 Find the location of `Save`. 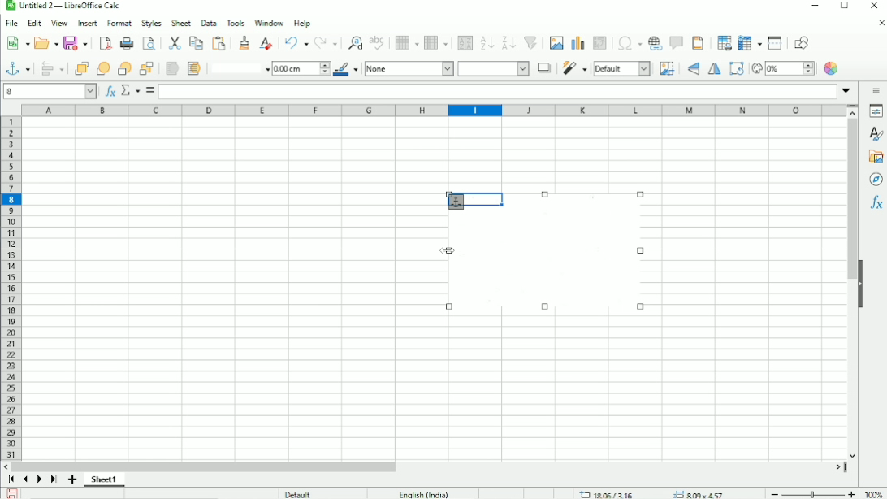

Save is located at coordinates (76, 44).